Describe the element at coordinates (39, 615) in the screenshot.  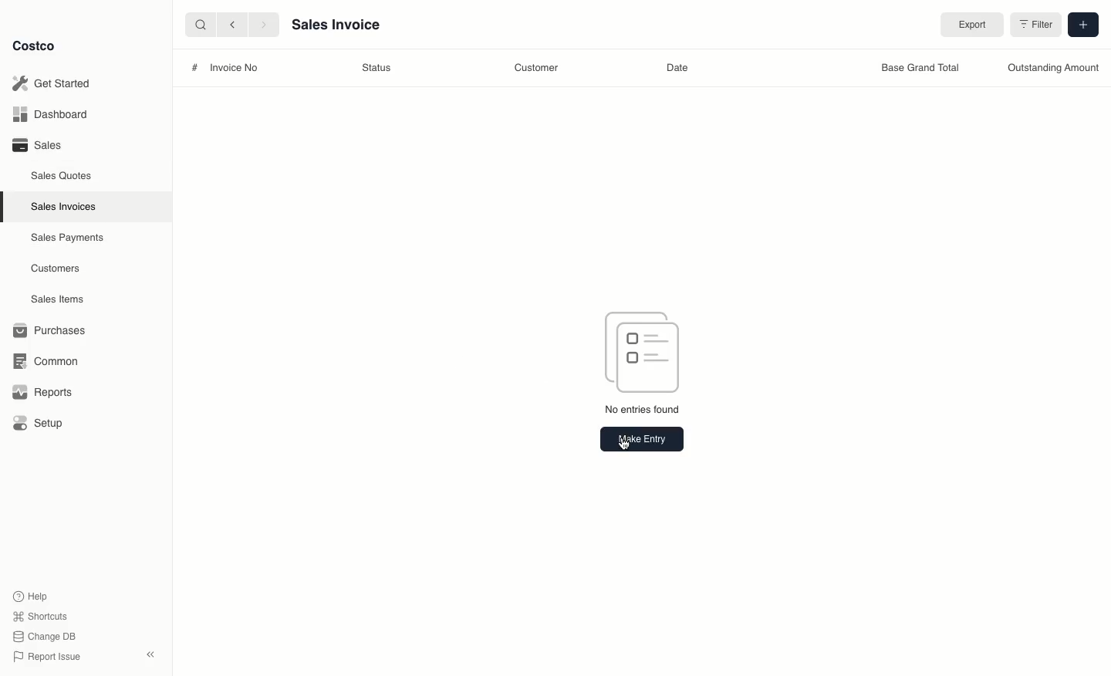
I see `Shortcuts` at that location.